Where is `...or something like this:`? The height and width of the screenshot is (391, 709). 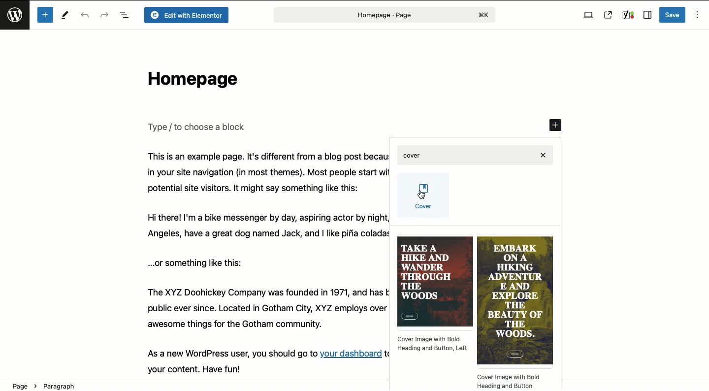 ...or something like this: is located at coordinates (199, 262).